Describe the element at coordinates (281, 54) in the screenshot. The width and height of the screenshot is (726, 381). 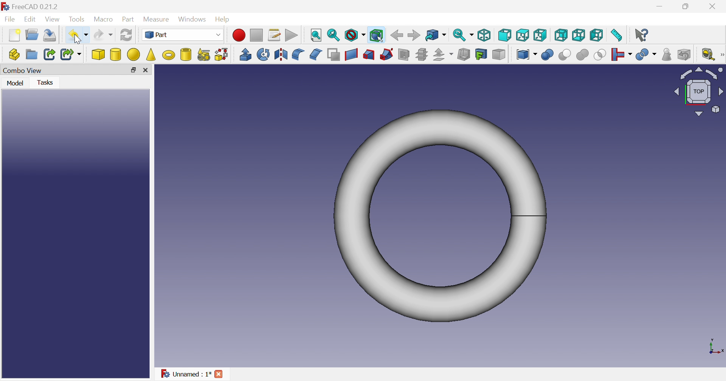
I see `Mirroring...` at that location.